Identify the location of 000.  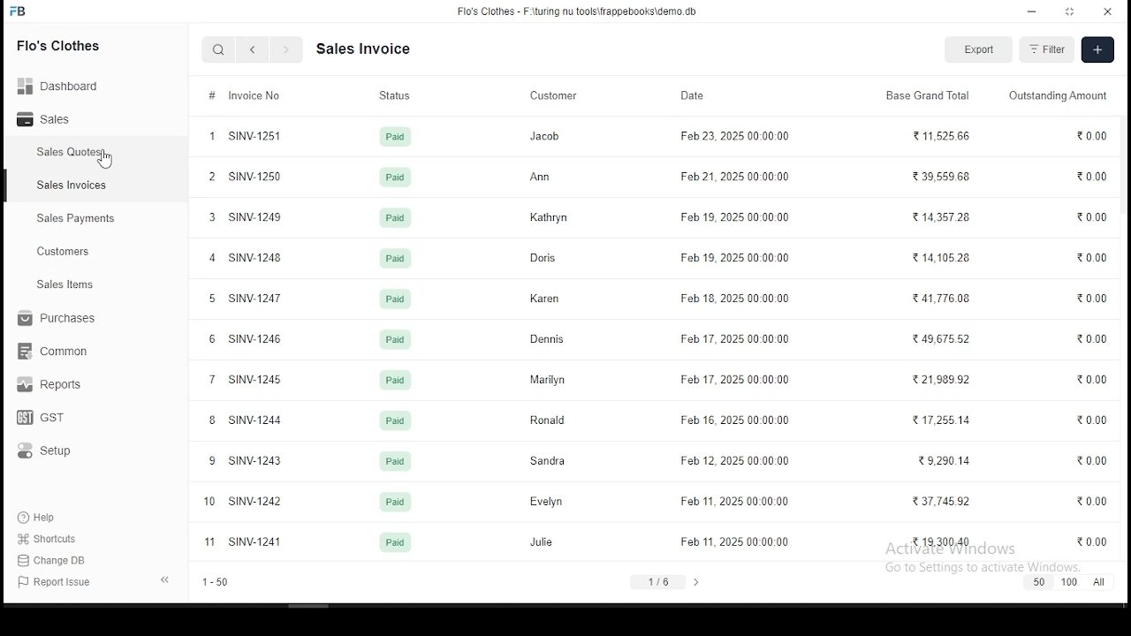
(1091, 541).